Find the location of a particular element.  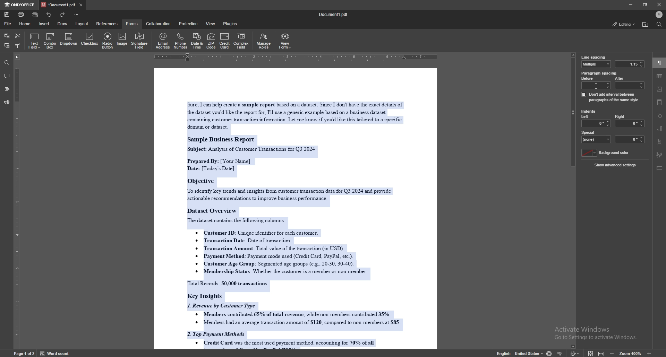

change doc language is located at coordinates (549, 353).